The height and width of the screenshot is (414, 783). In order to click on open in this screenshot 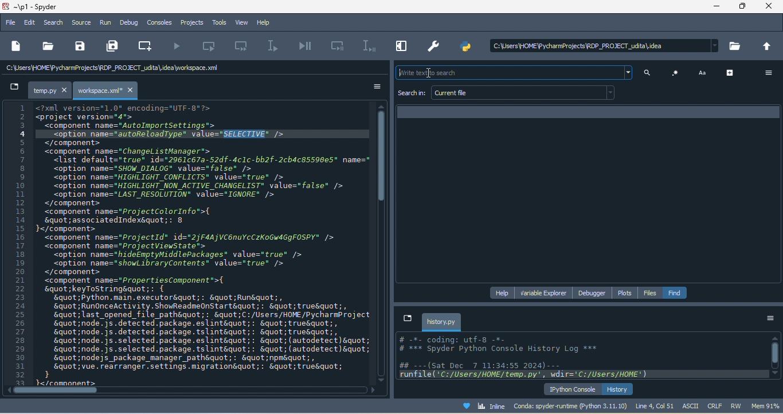, I will do `click(48, 46)`.